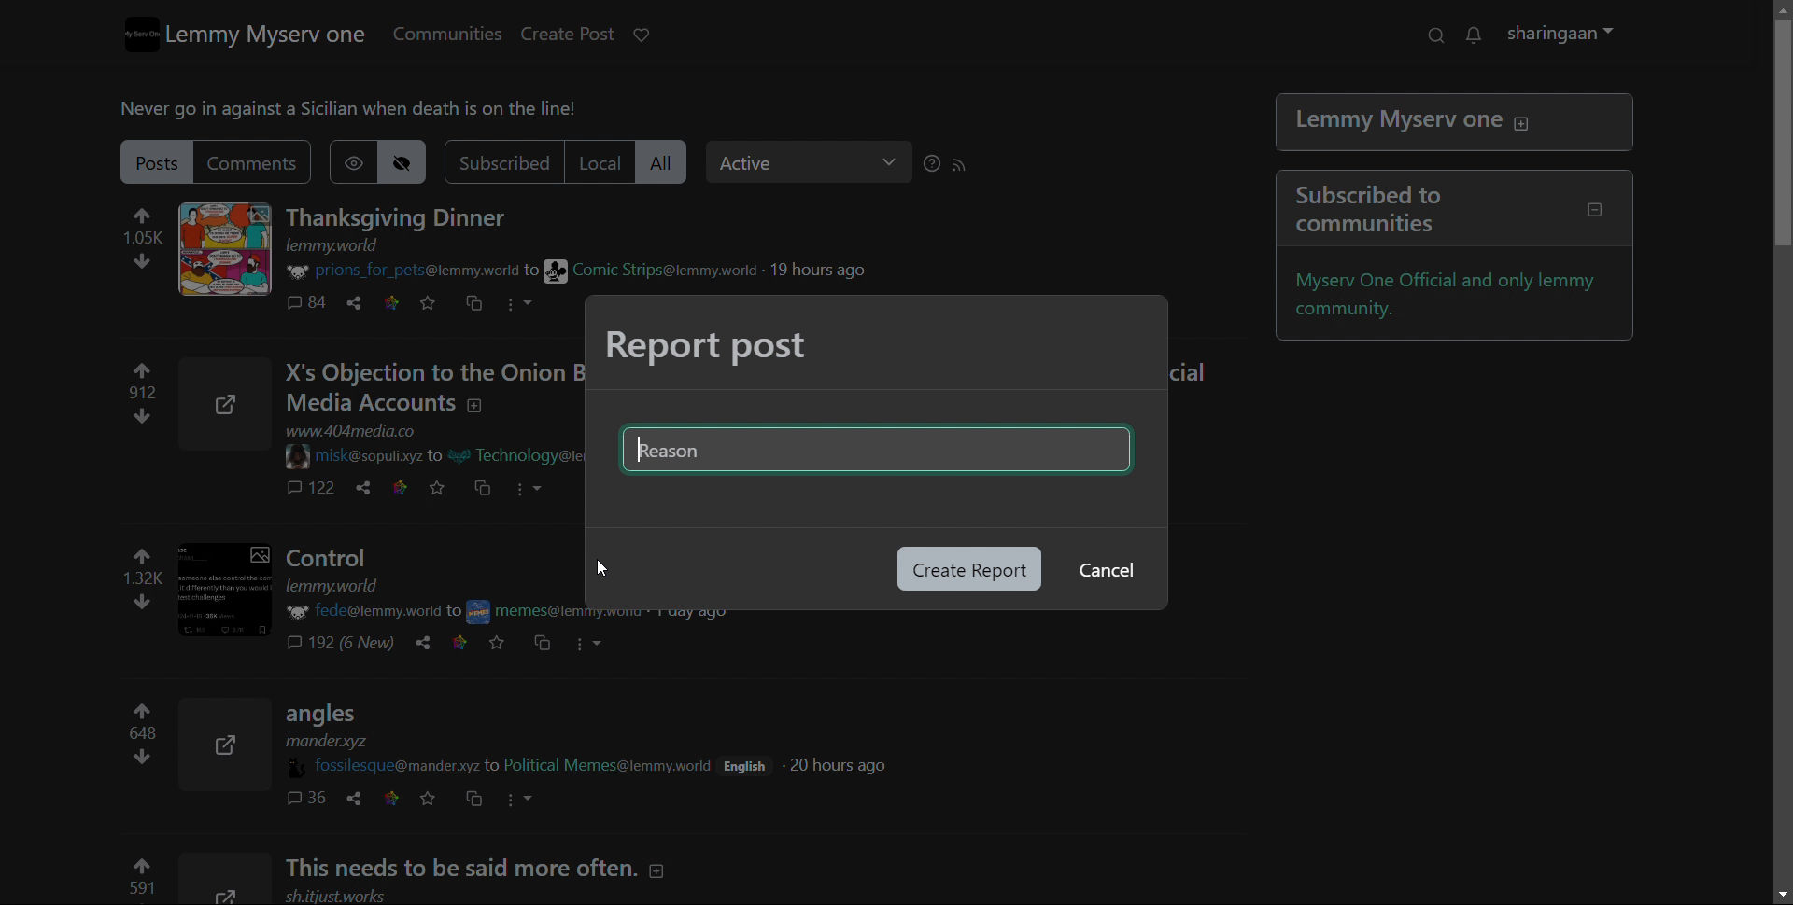 The width and height of the screenshot is (1793, 905). What do you see at coordinates (1461, 210) in the screenshot?
I see `Subscribed to communities` at bounding box center [1461, 210].